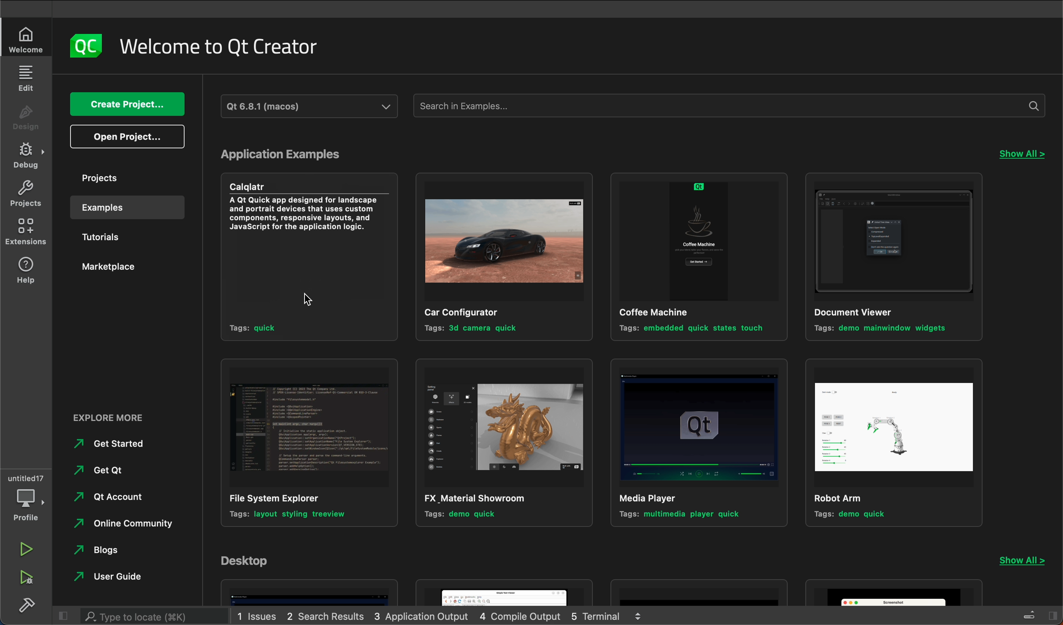  What do you see at coordinates (507, 593) in the screenshot?
I see `app` at bounding box center [507, 593].